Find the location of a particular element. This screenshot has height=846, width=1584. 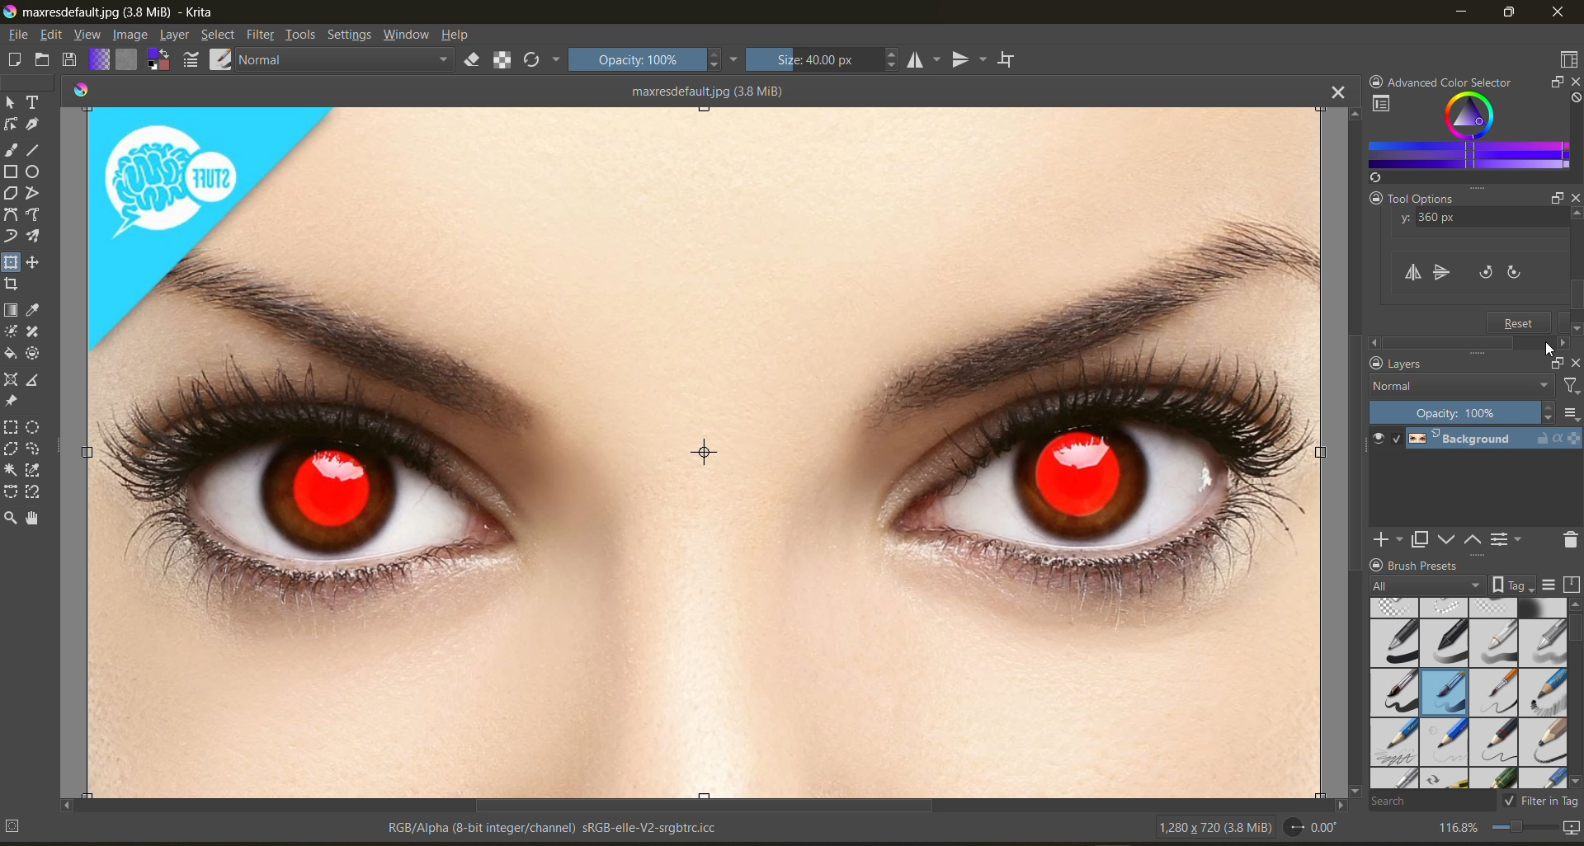

tool is located at coordinates (34, 355).